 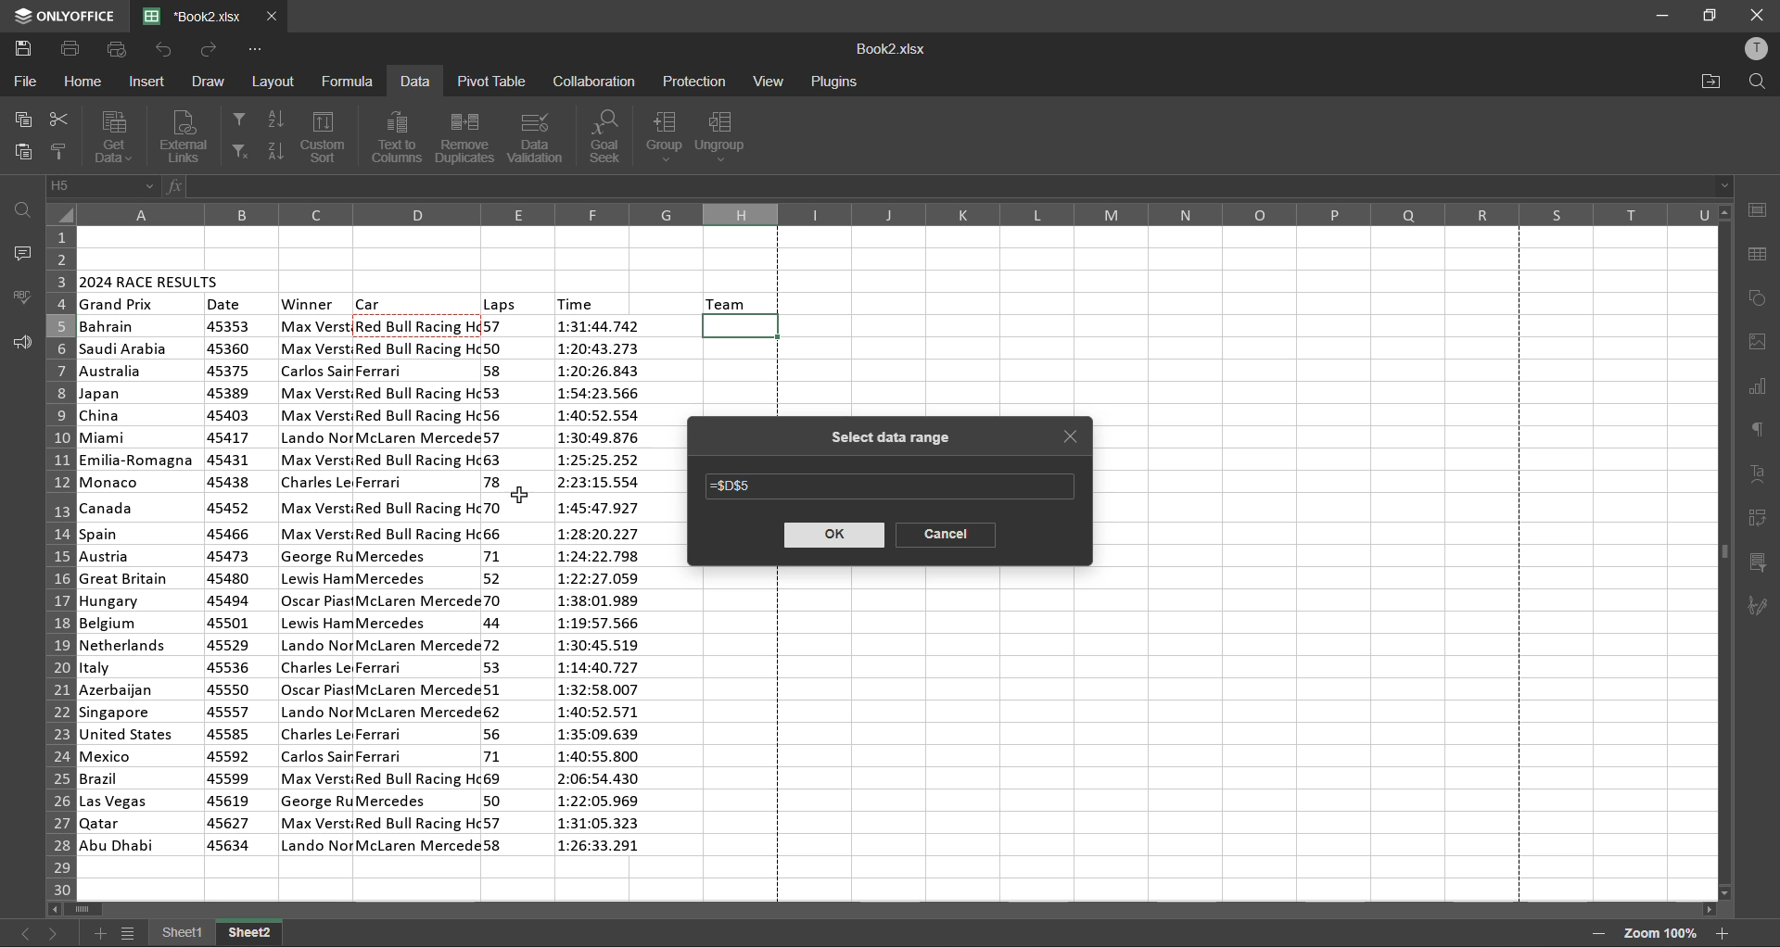 I want to click on shapes, so click(x=1759, y=299).